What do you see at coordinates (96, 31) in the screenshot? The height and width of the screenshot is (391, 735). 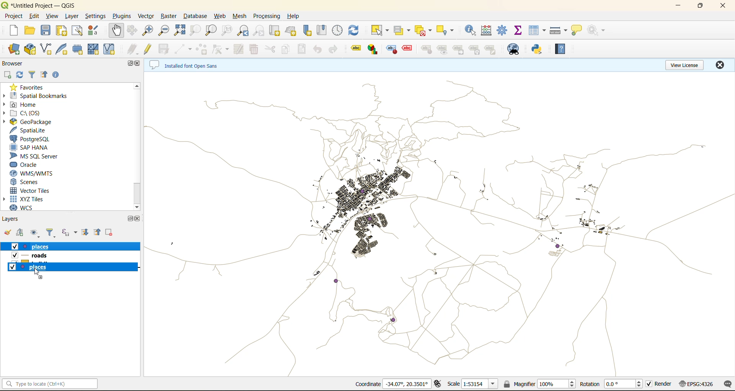 I see `style manager` at bounding box center [96, 31].